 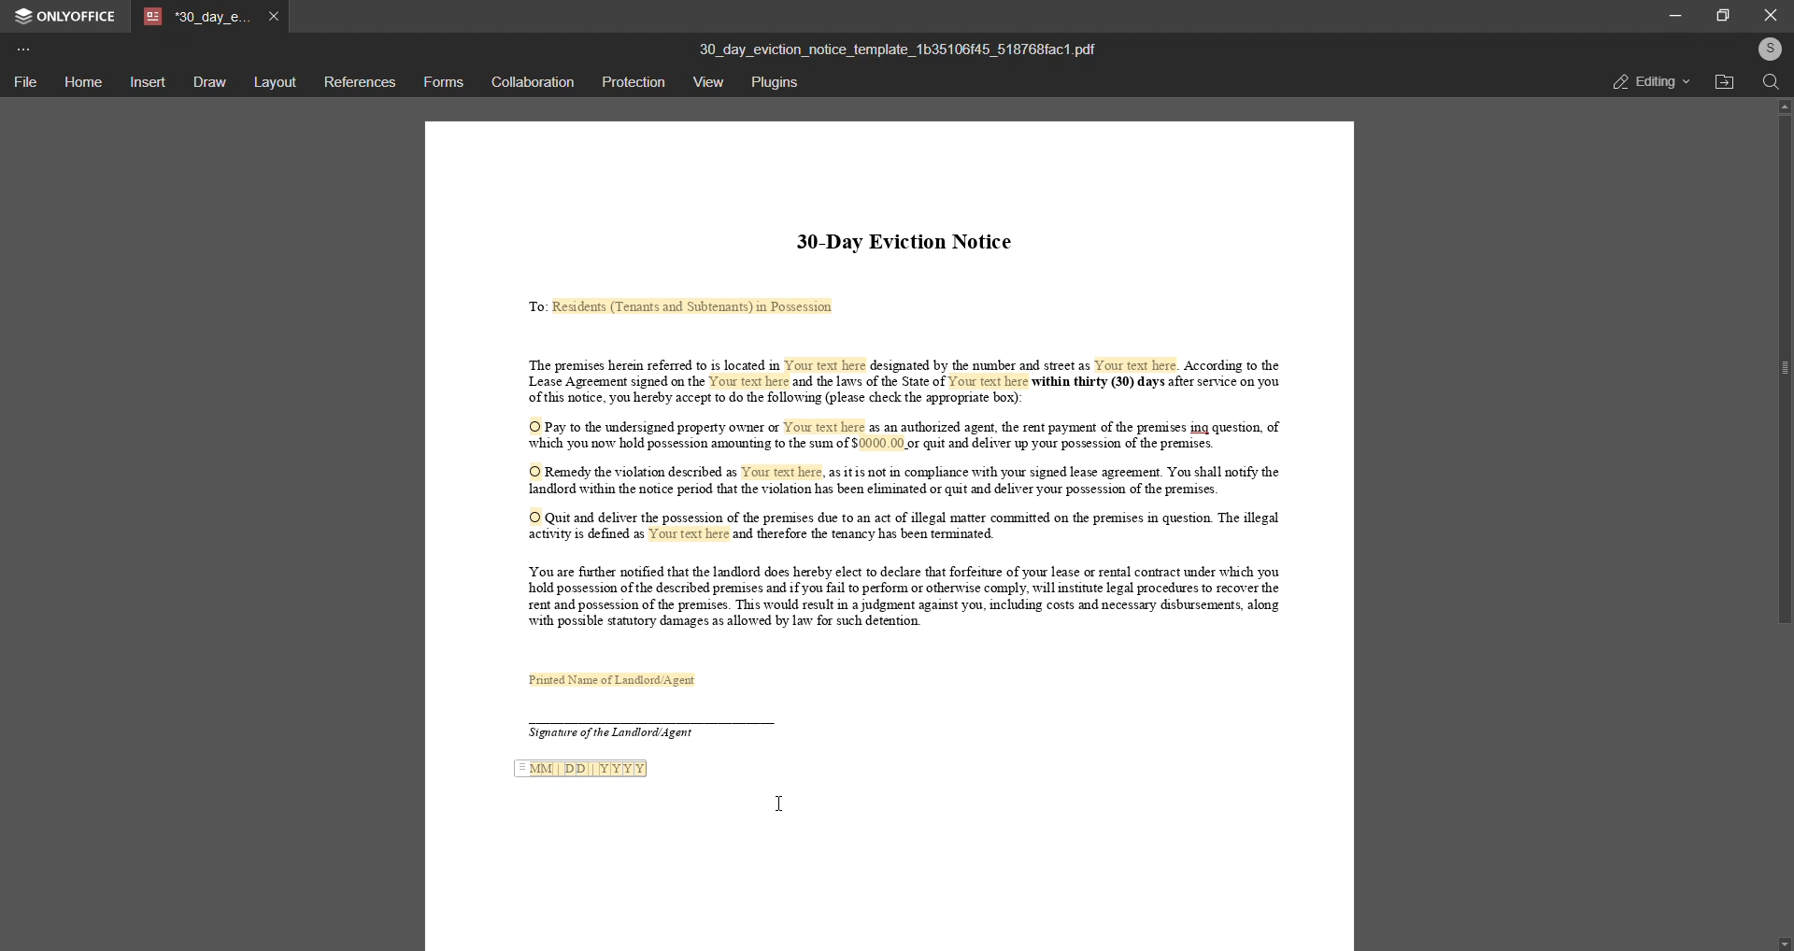 I want to click on forms, so click(x=443, y=82).